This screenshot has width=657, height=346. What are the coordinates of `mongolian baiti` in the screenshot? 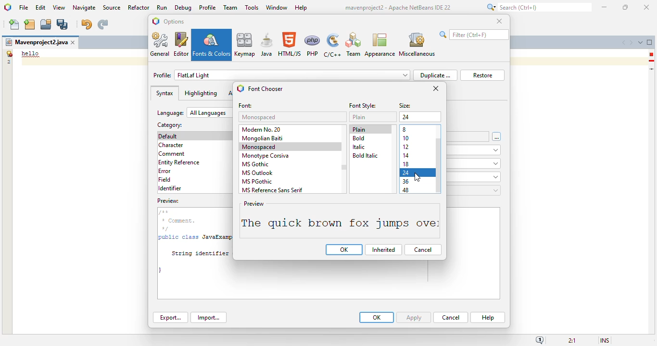 It's located at (262, 138).